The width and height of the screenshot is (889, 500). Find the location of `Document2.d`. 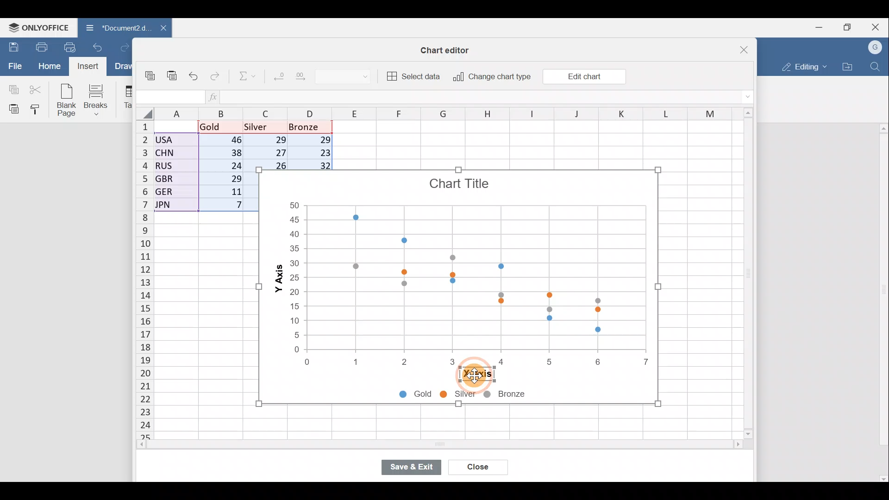

Document2.d is located at coordinates (114, 29).